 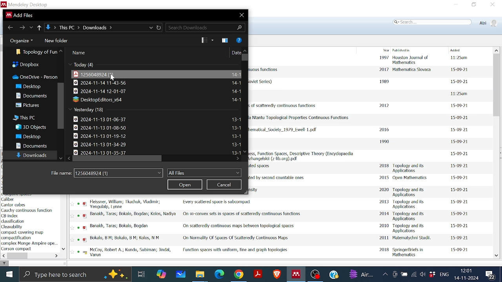 What do you see at coordinates (409, 168) in the screenshot?
I see `Published in` at bounding box center [409, 168].